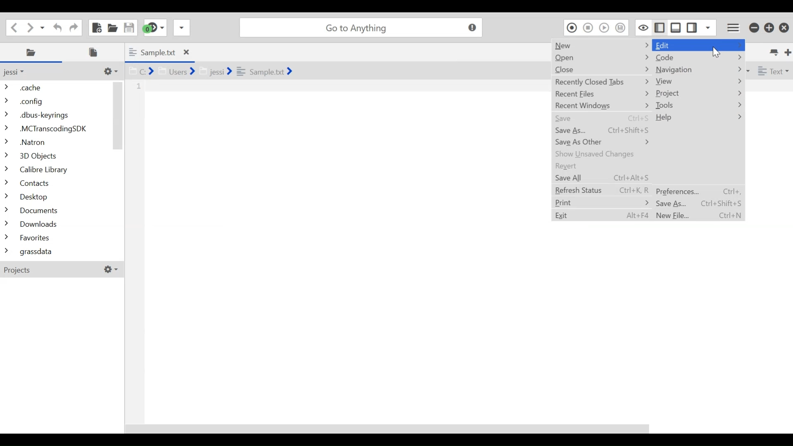 Image resolution: width=793 pixels, height=446 pixels. I want to click on Current Tab, so click(159, 52).